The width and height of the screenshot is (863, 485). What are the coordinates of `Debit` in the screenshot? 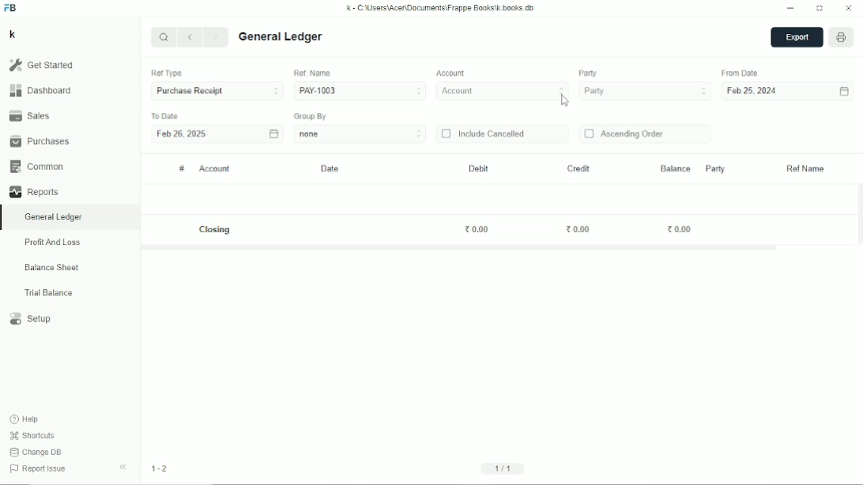 It's located at (479, 168).